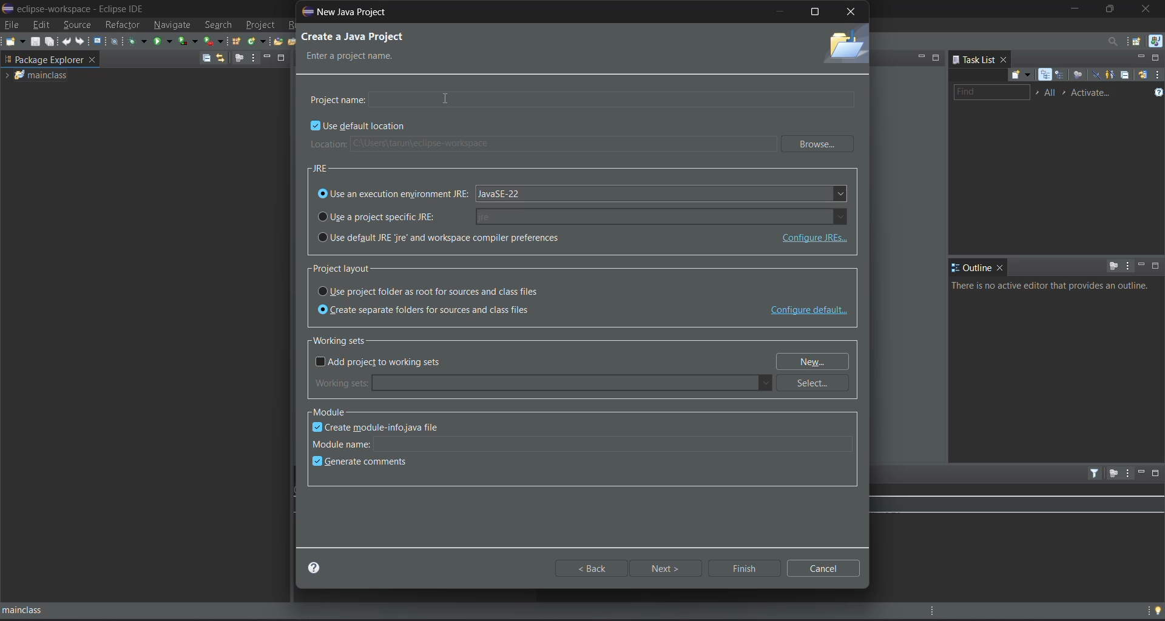 Image resolution: width=1165 pixels, height=621 pixels. I want to click on save all, so click(52, 42).